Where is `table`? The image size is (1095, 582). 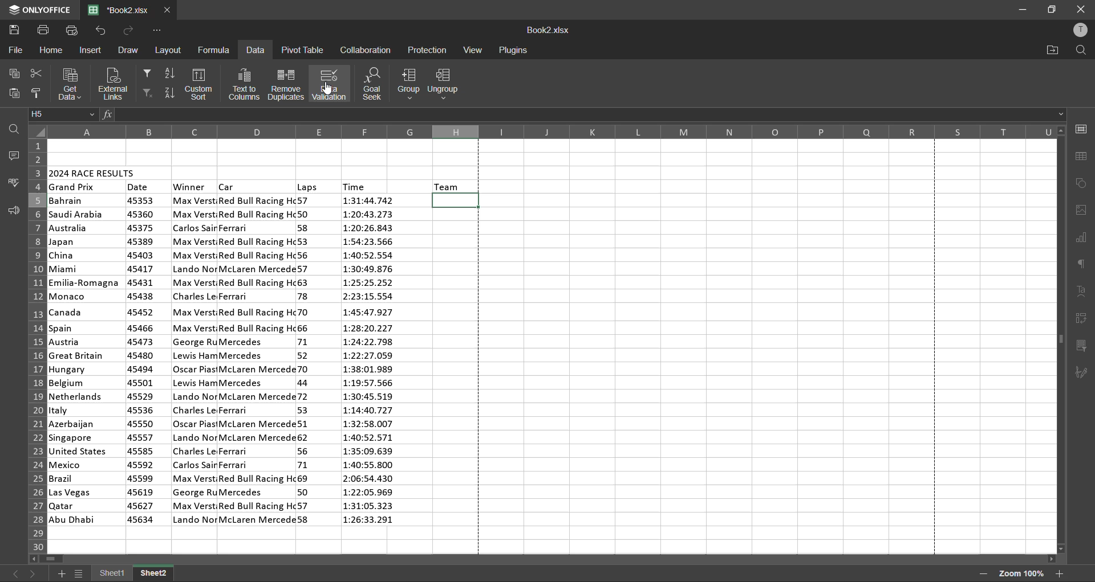 table is located at coordinates (1084, 157).